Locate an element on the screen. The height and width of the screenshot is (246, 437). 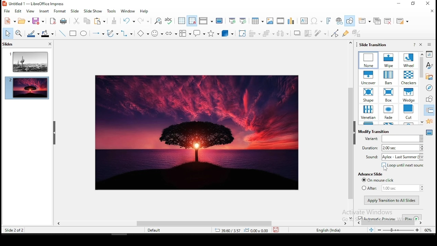
mouse pointer is located at coordinates (385, 168).